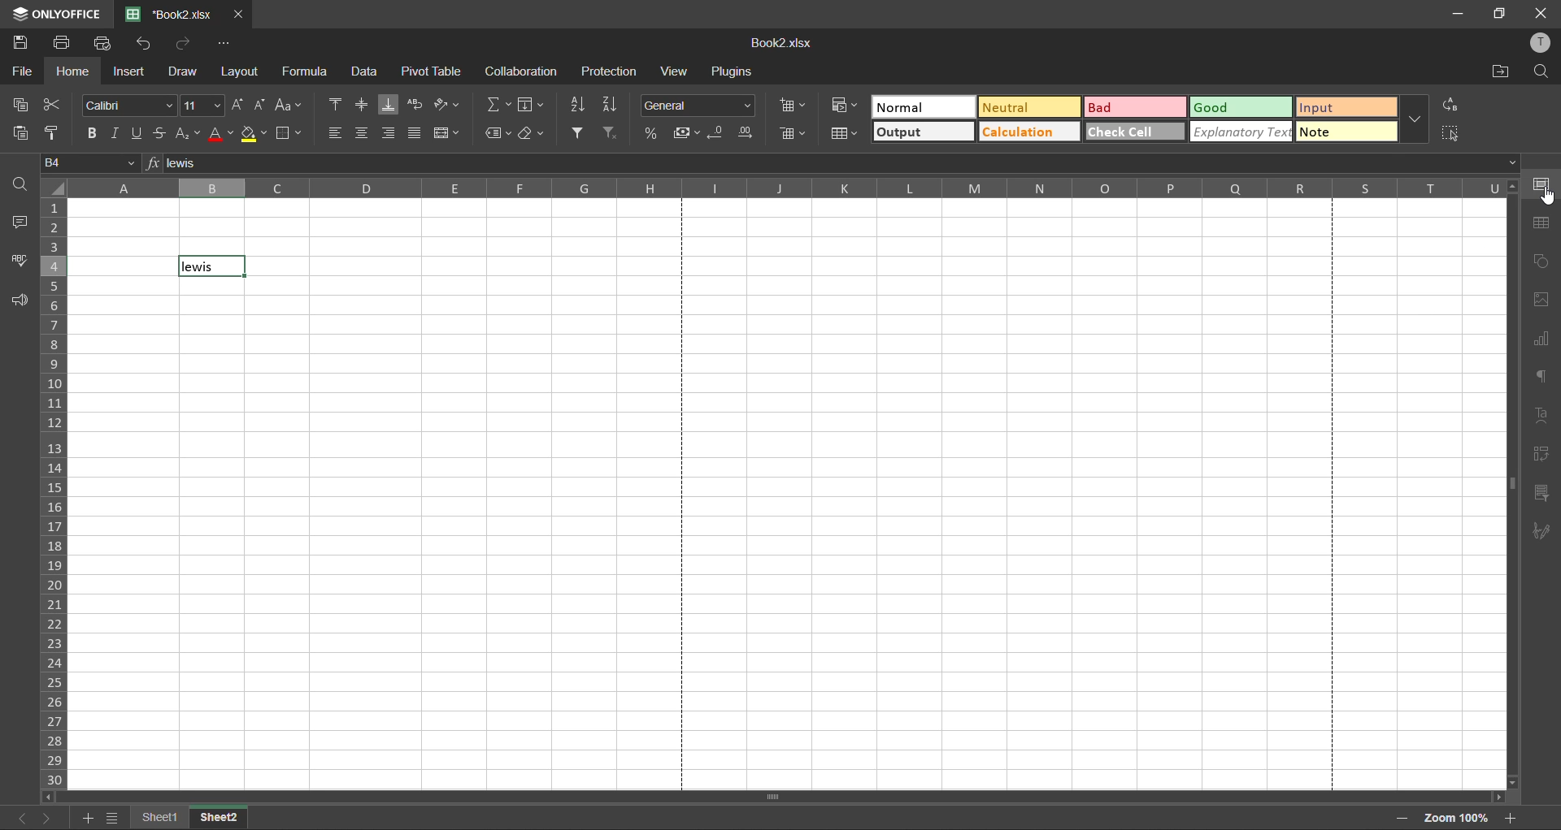 The height and width of the screenshot is (830, 1561). Describe the element at coordinates (1546, 377) in the screenshot. I see `paragraph` at that location.